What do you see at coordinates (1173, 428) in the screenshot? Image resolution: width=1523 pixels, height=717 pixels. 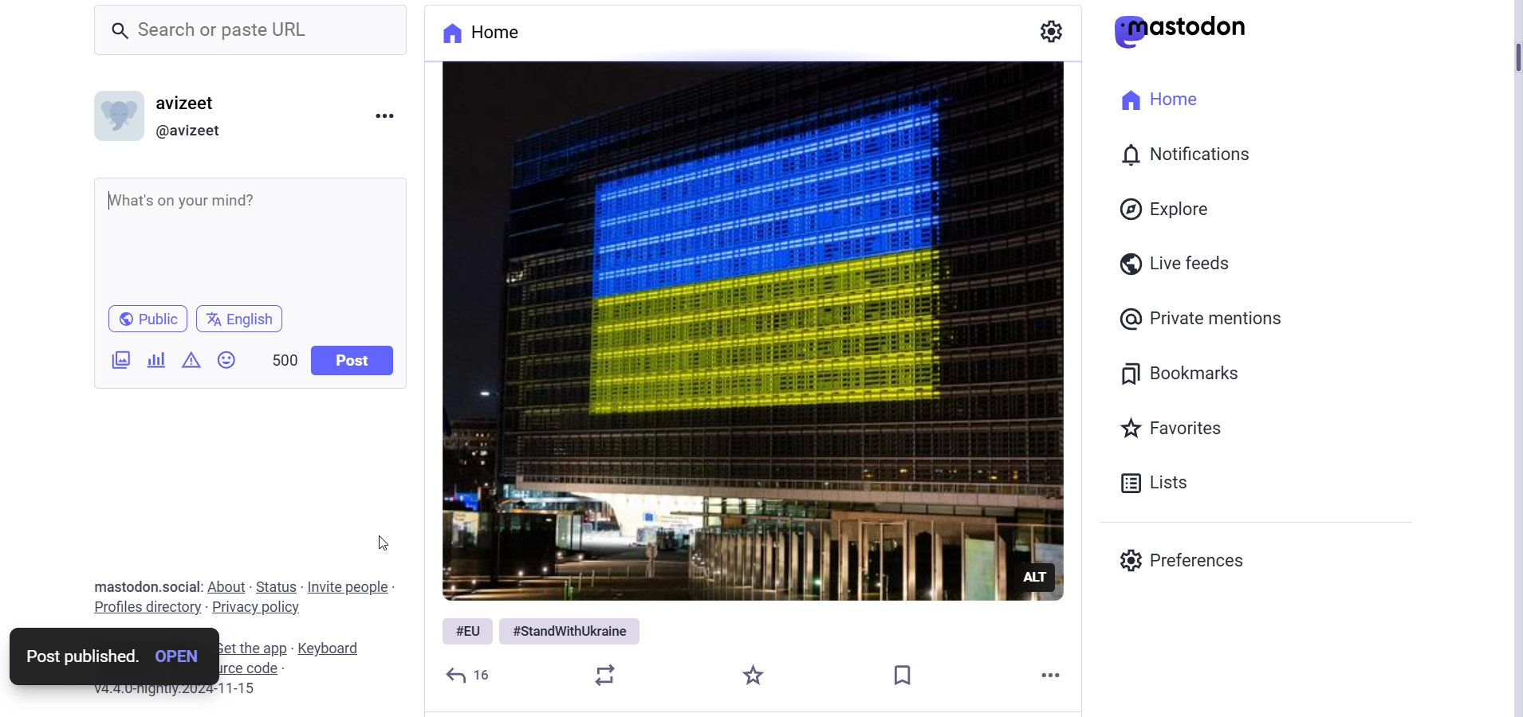 I see `Favorites` at bounding box center [1173, 428].